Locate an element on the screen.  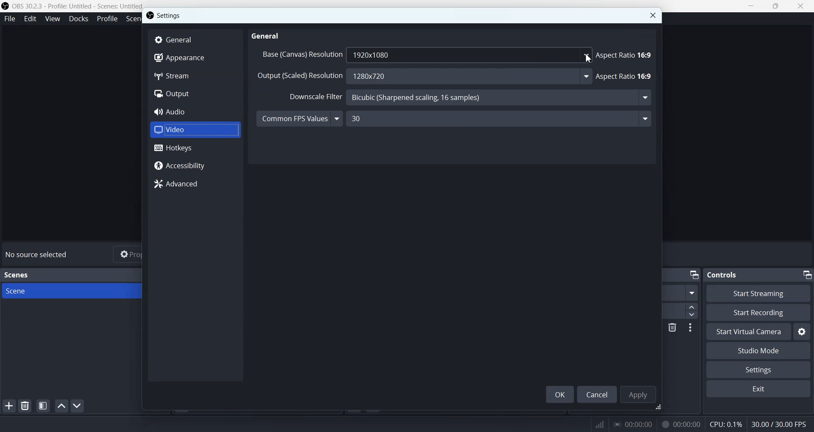
Studio Mode is located at coordinates (758, 351).